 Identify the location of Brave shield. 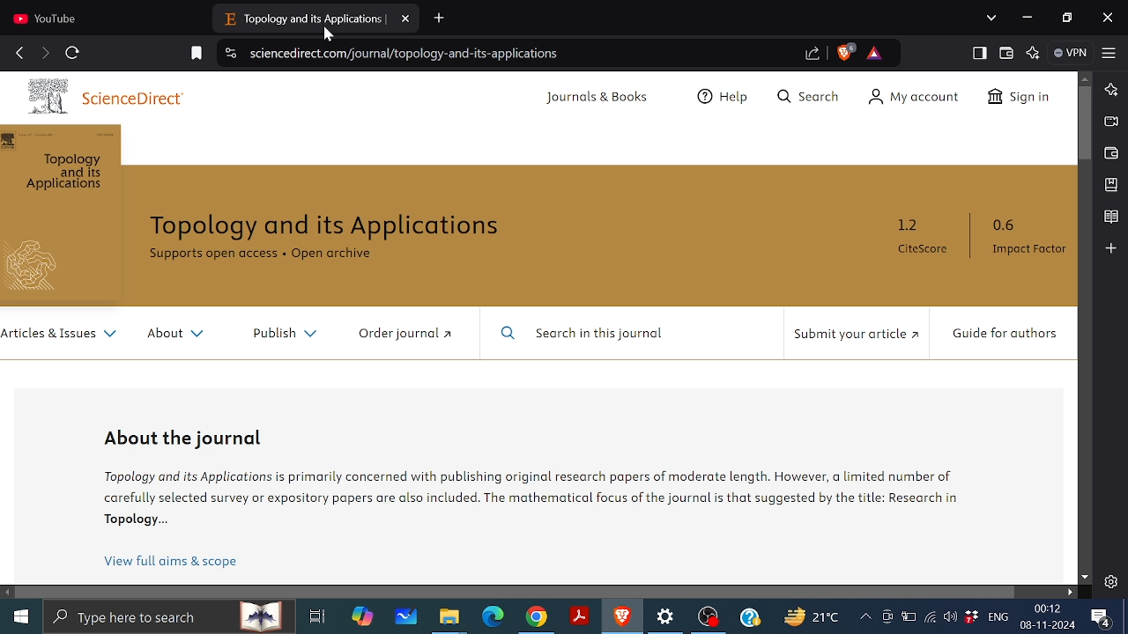
(845, 52).